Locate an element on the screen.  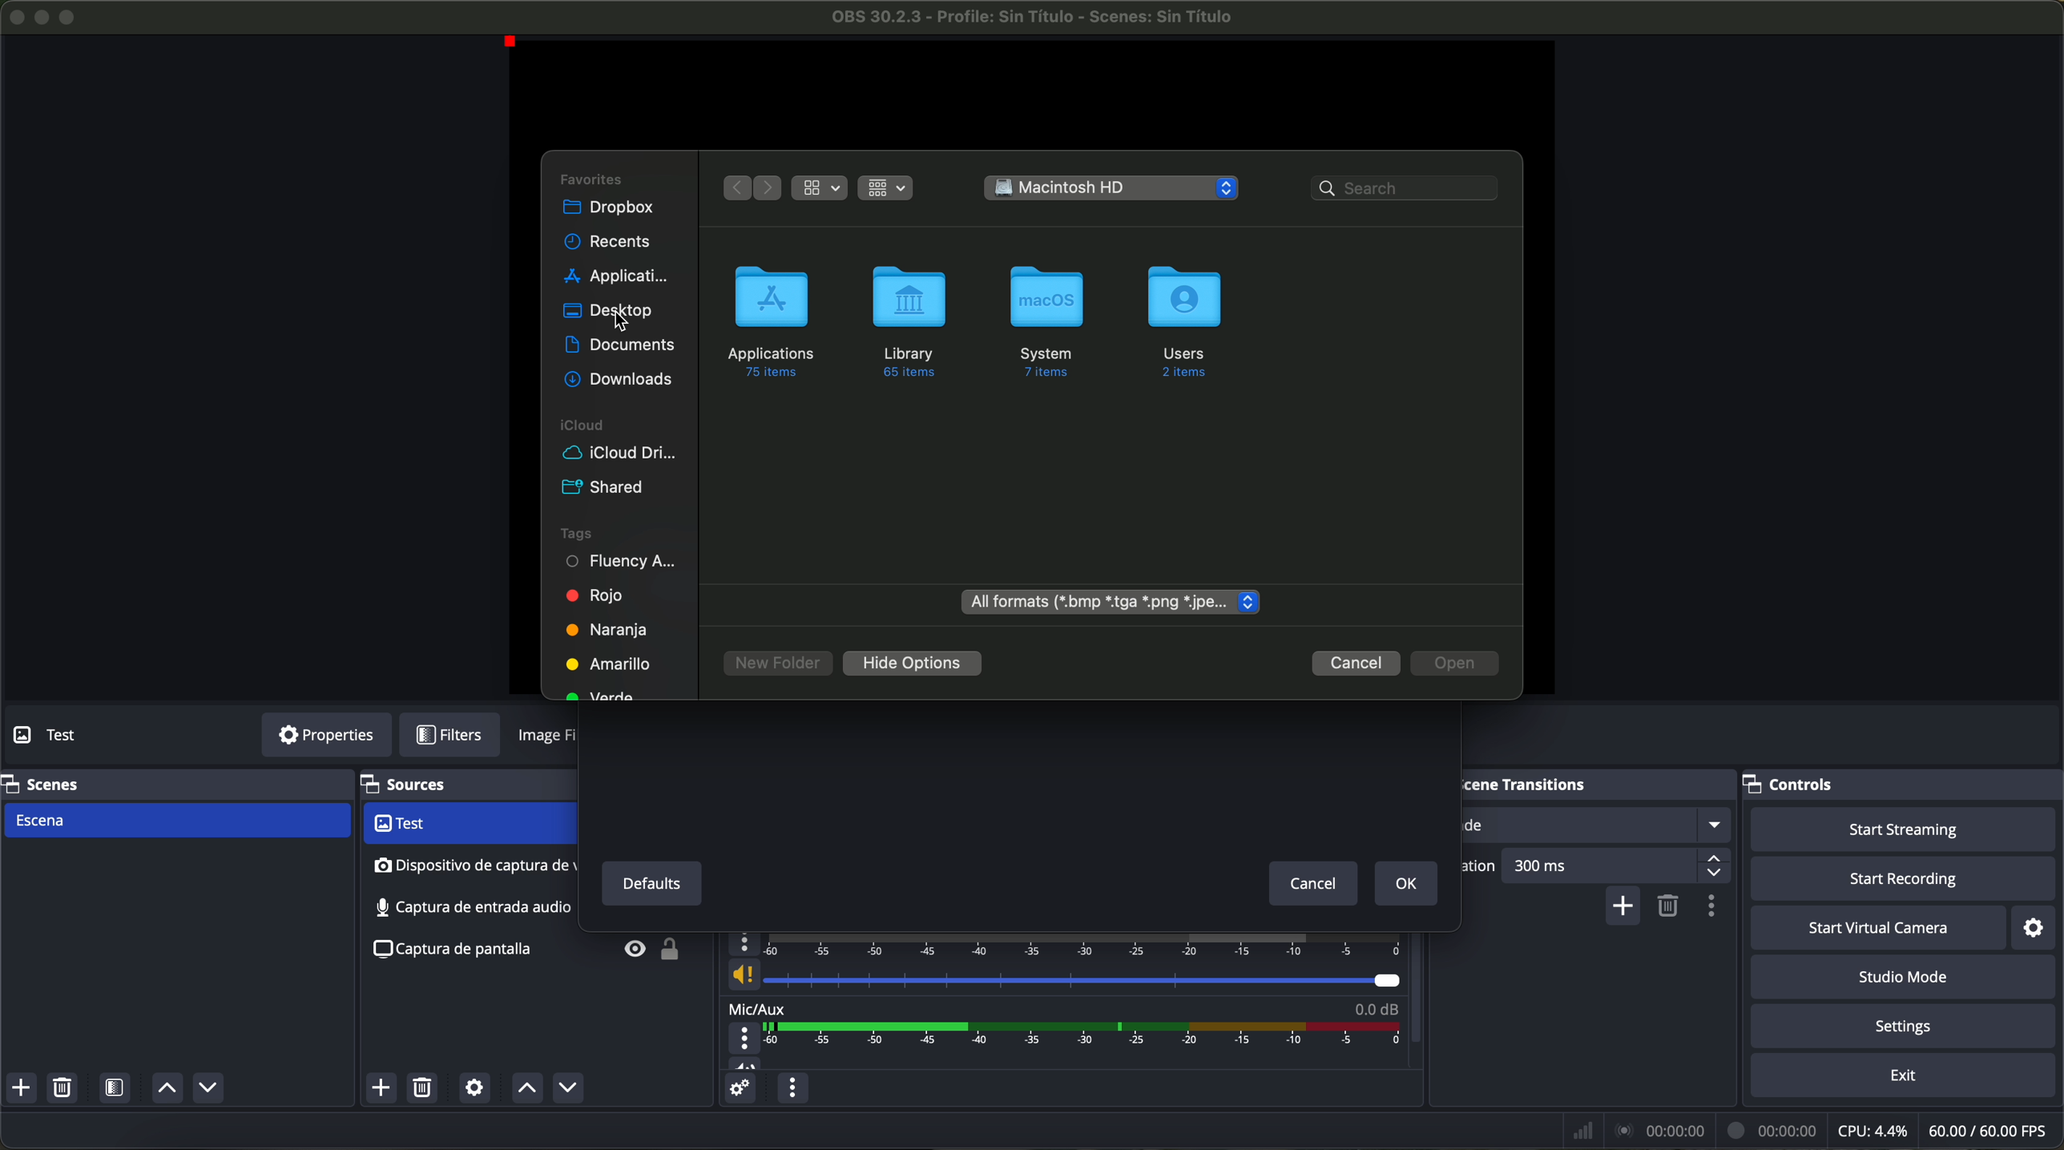
audio input capture is located at coordinates (471, 866).